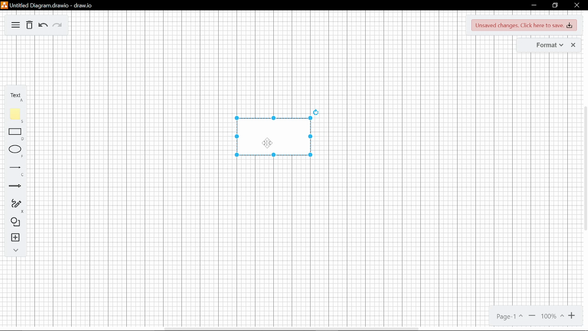 Image resolution: width=588 pixels, height=331 pixels. I want to click on shapes, so click(14, 222).